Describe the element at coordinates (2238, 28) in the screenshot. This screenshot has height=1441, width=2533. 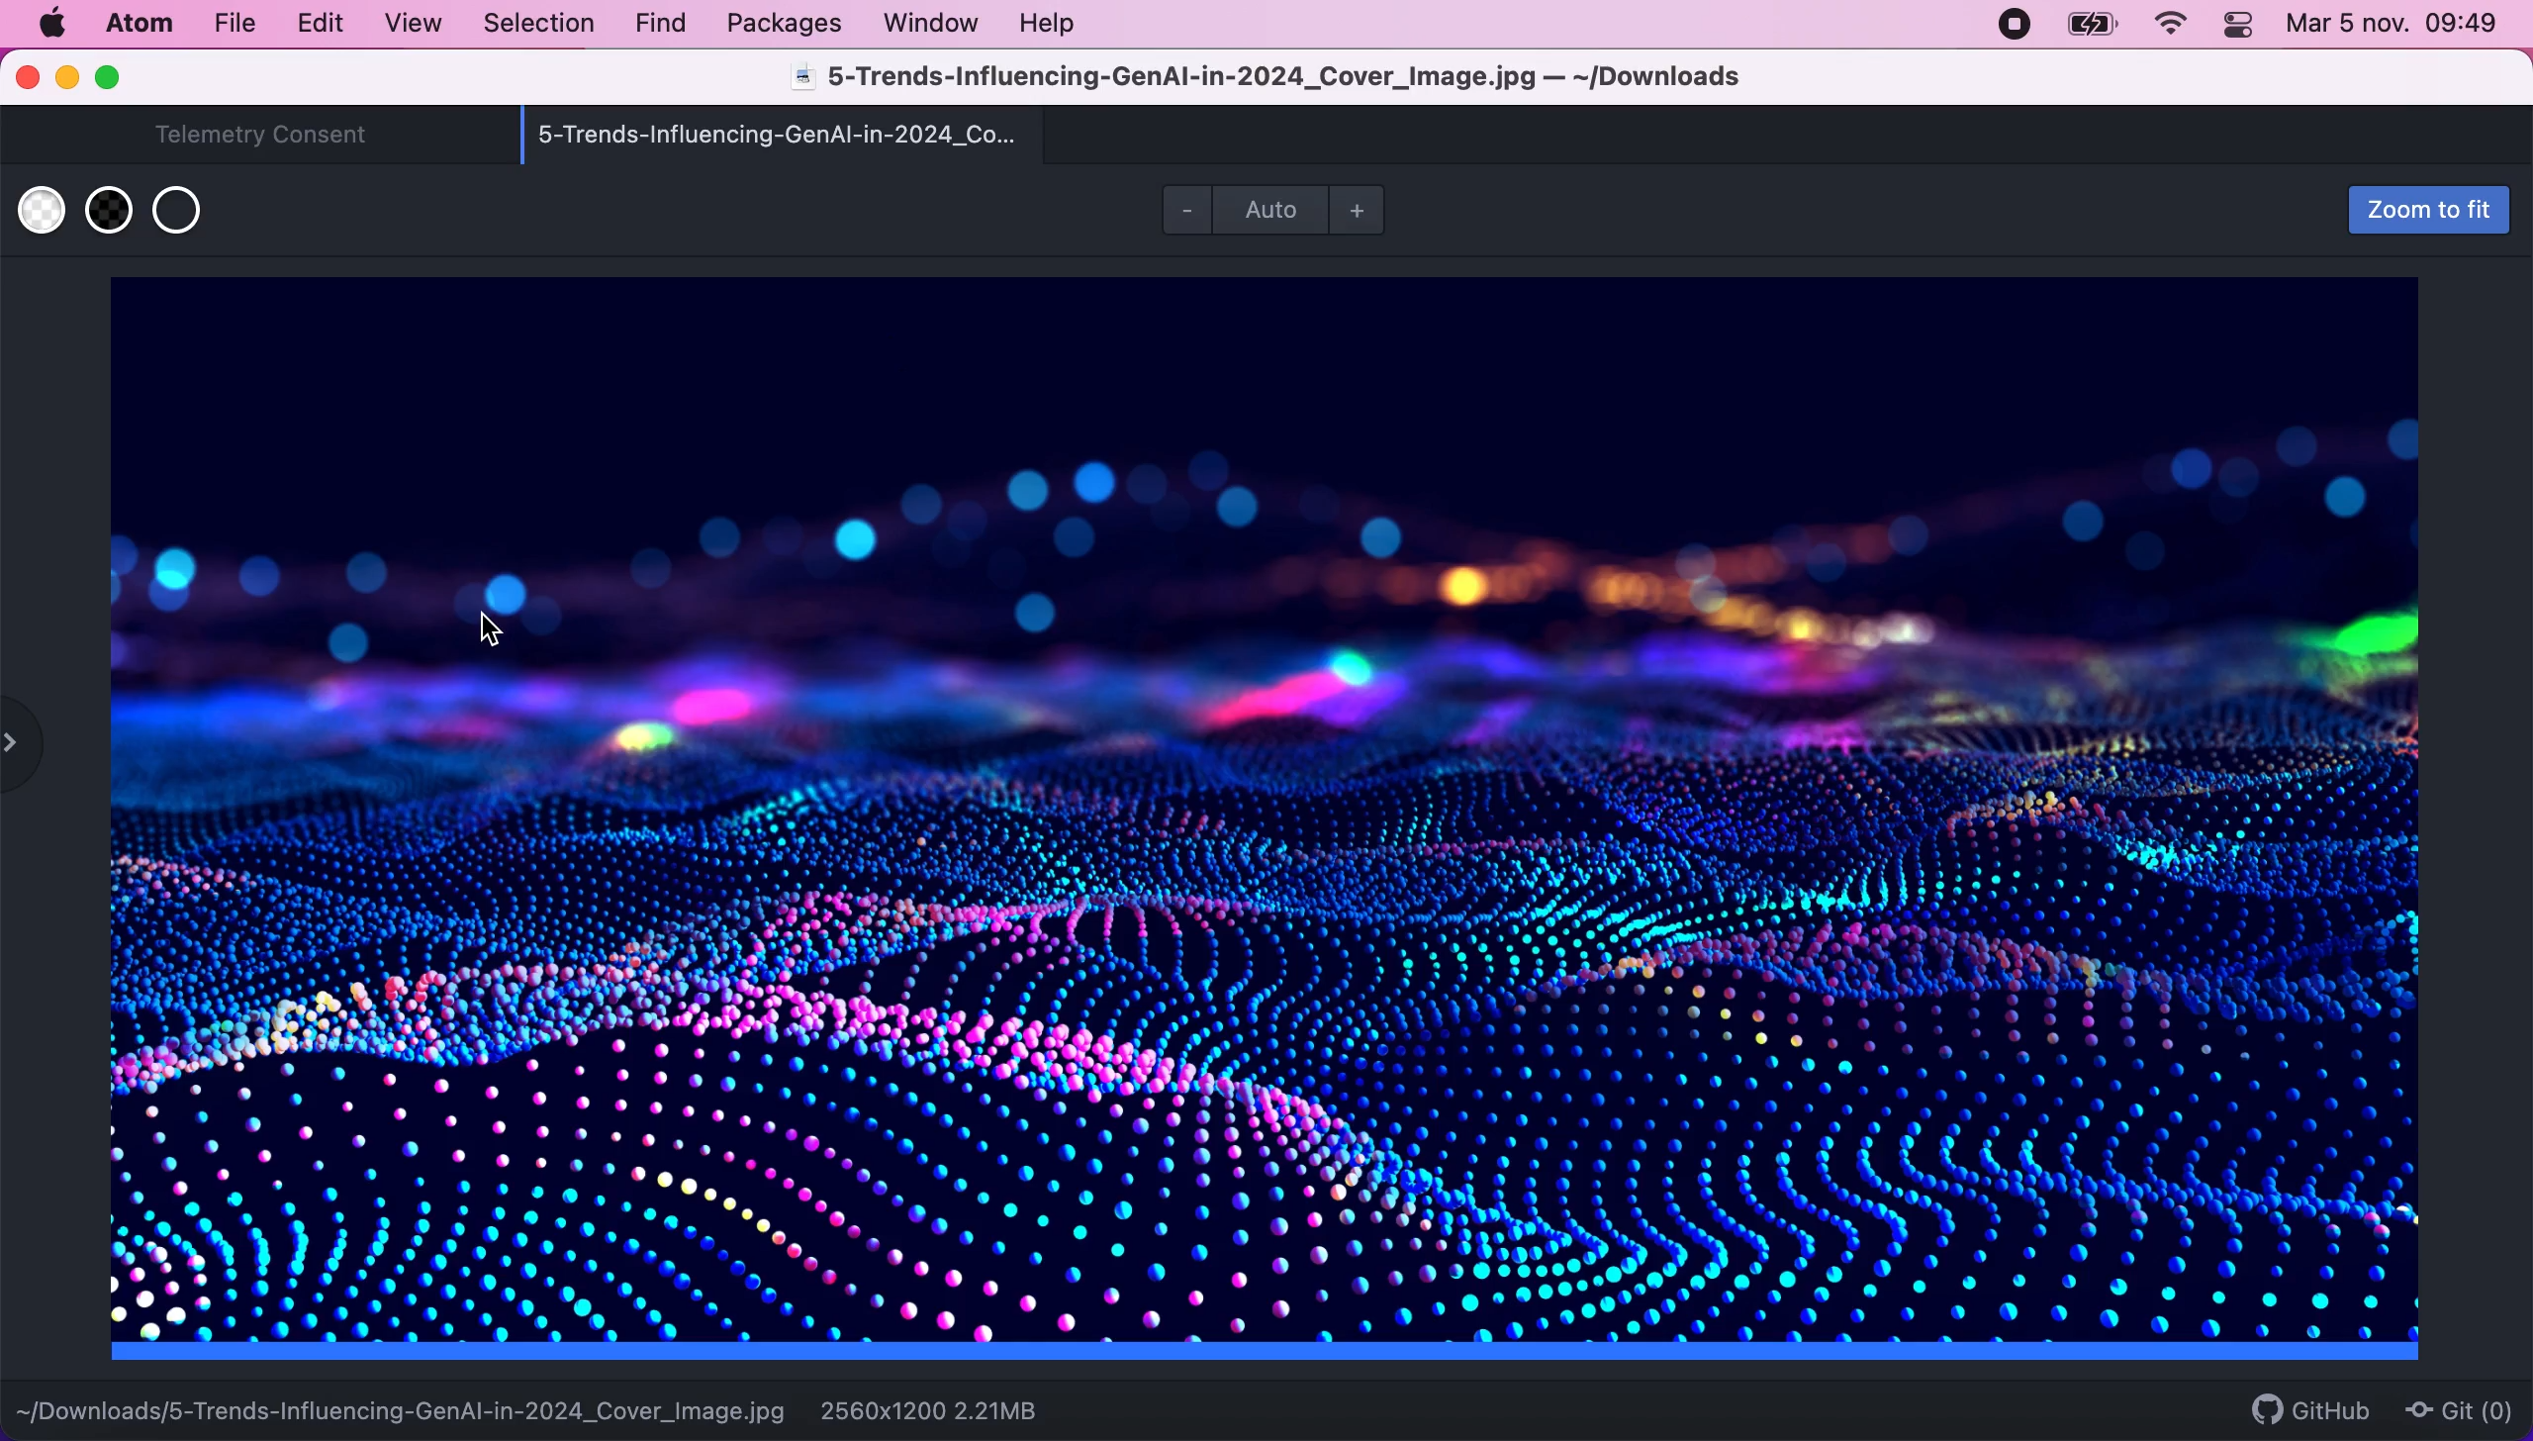
I see `control panel` at that location.